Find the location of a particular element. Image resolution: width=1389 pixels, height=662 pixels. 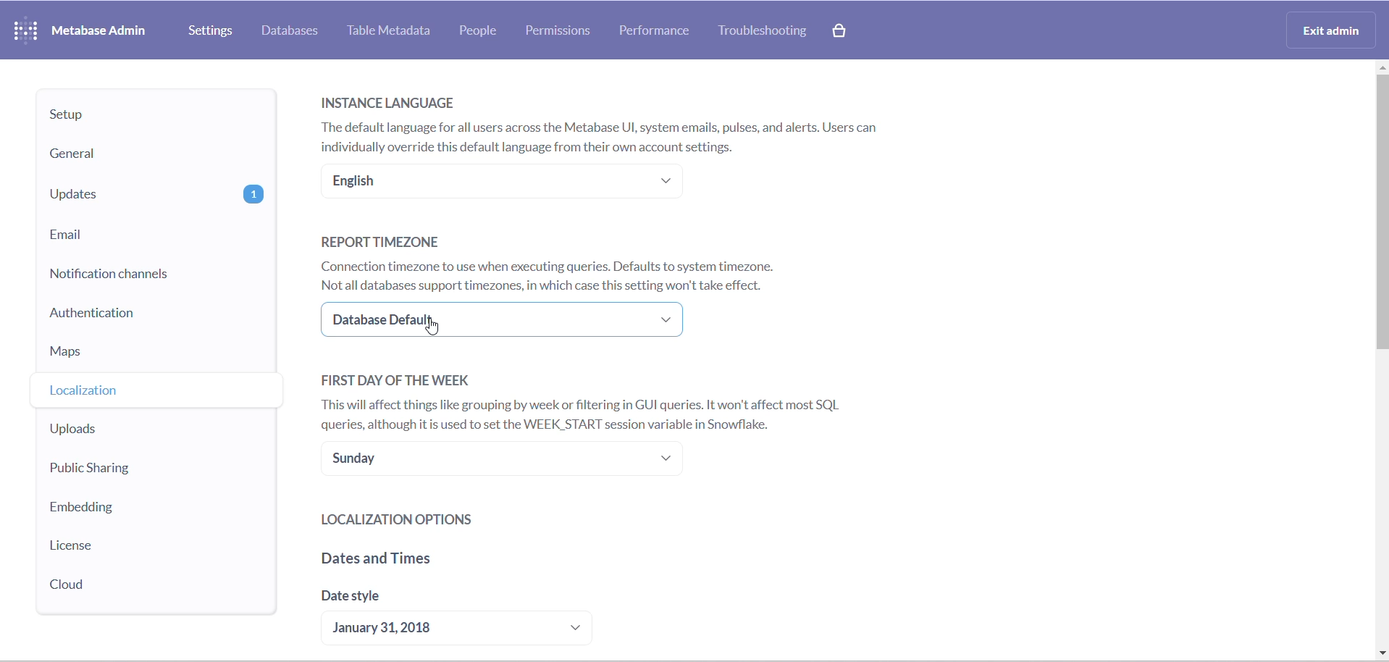

scrollbar is located at coordinates (1380, 234).